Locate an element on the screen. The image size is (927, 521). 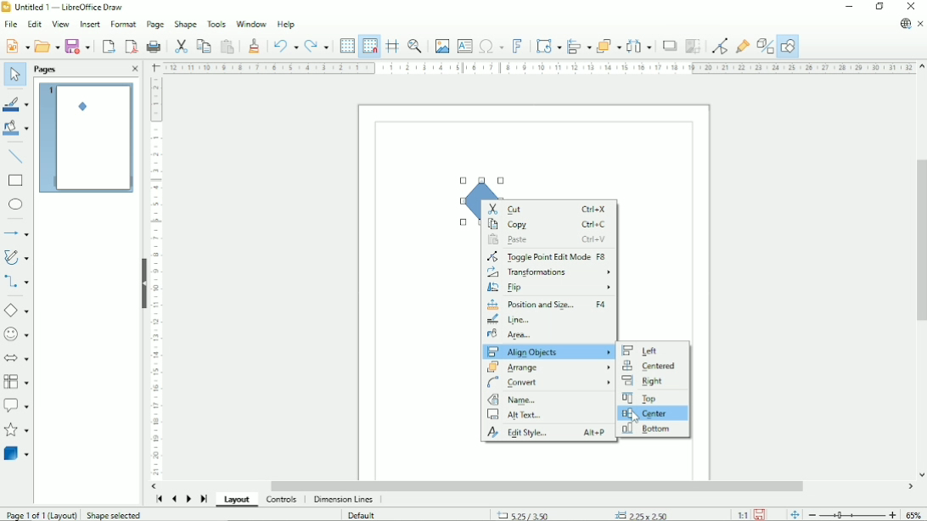
Basic shapes is located at coordinates (18, 311).